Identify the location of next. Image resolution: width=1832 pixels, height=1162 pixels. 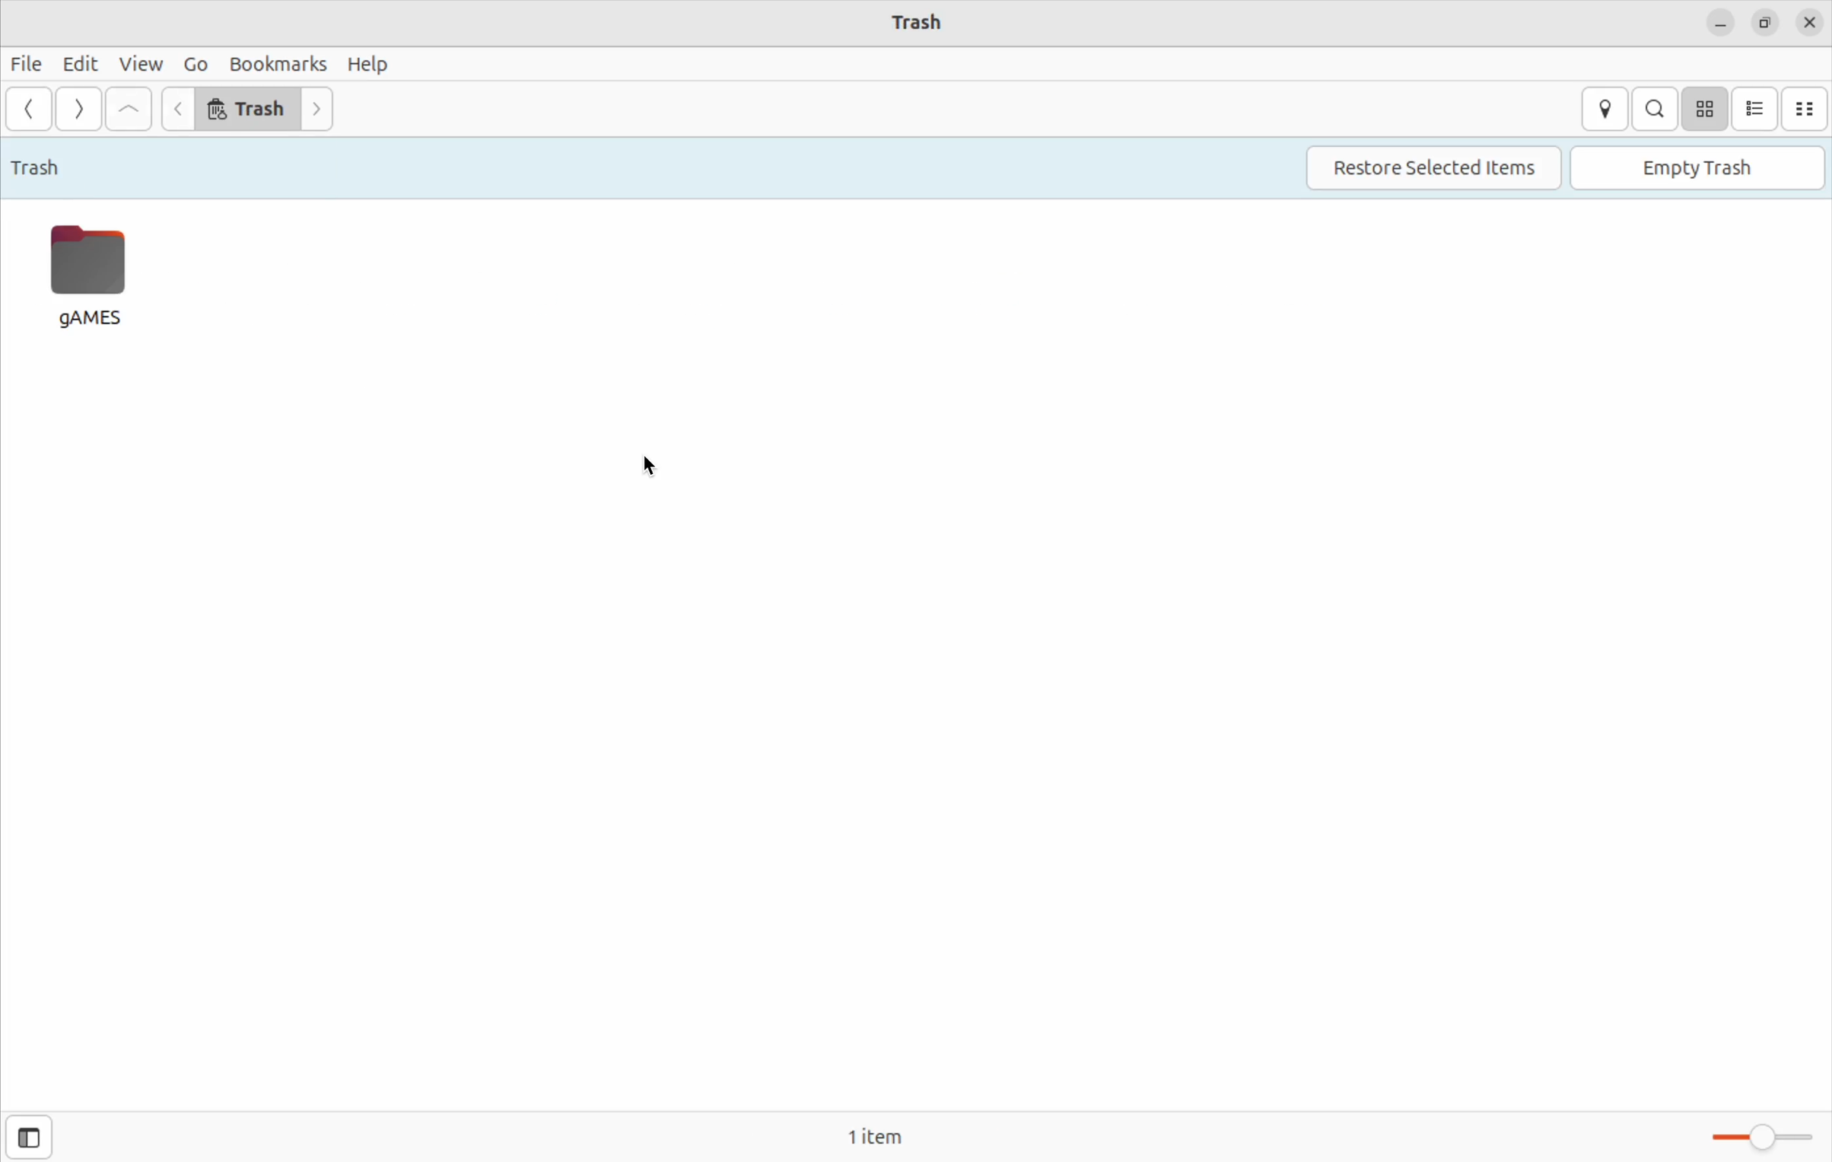
(319, 110).